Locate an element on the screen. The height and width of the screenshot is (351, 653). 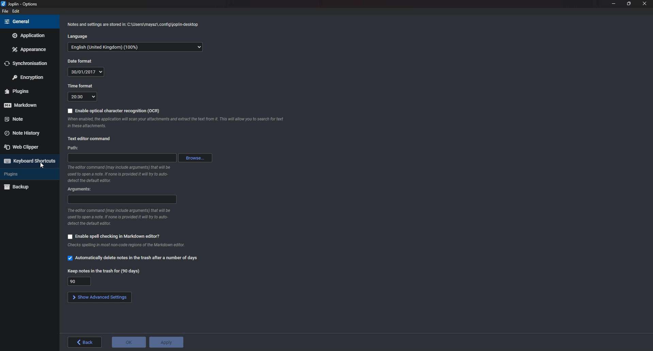
Application is located at coordinates (28, 35).